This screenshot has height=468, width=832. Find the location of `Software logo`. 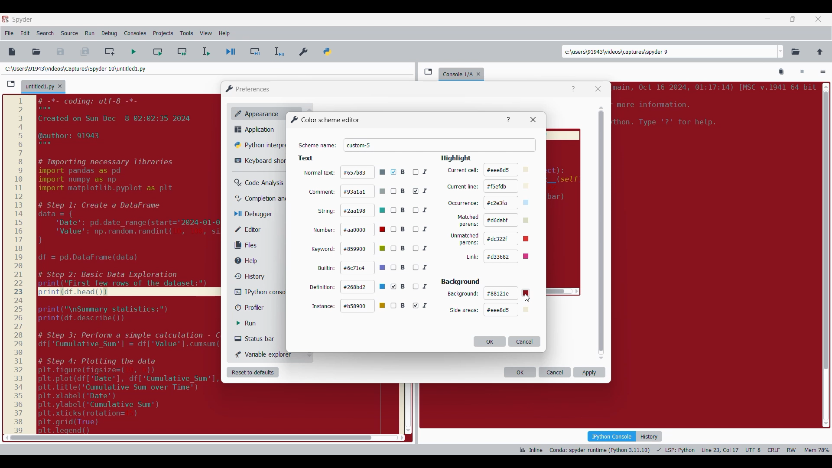

Software logo is located at coordinates (5, 19).